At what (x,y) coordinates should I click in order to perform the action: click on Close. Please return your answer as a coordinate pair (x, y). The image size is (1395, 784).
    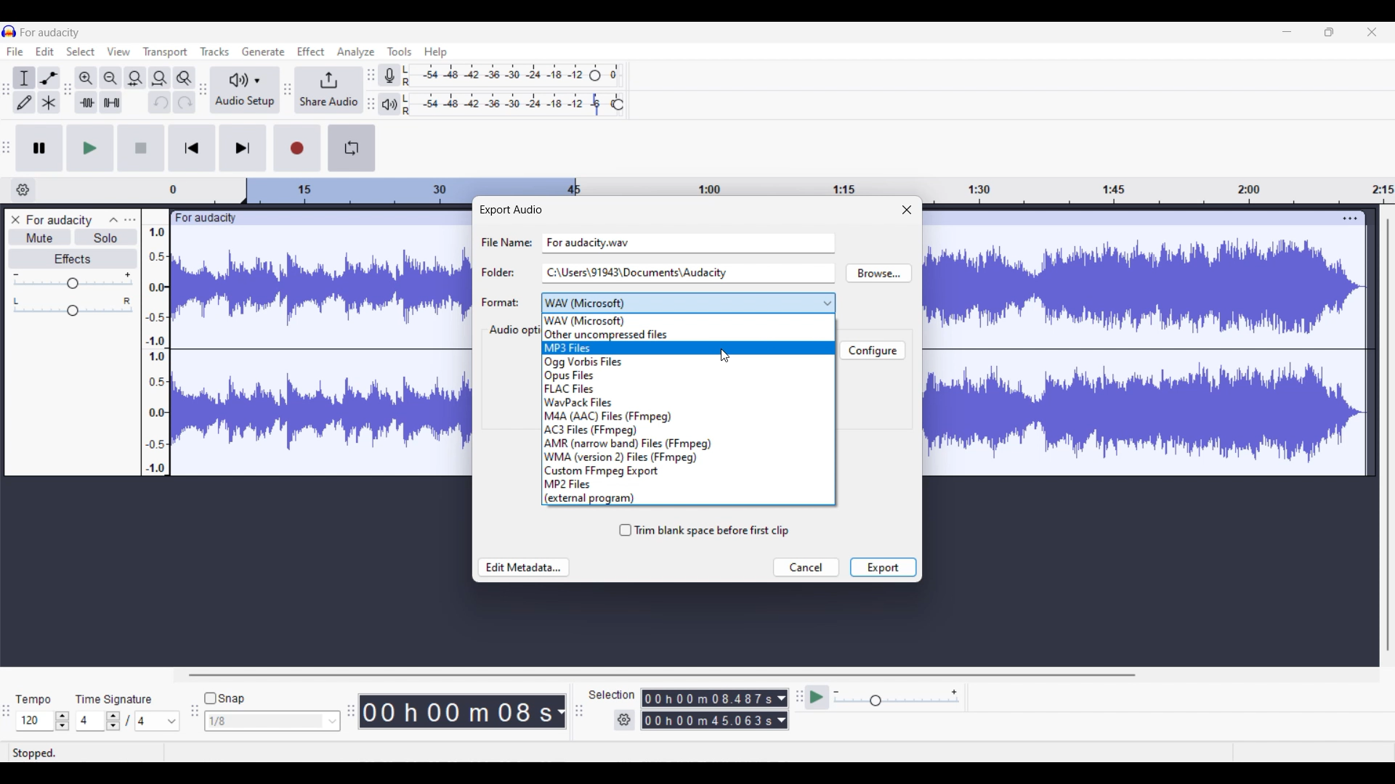
    Looking at the image, I should click on (907, 209).